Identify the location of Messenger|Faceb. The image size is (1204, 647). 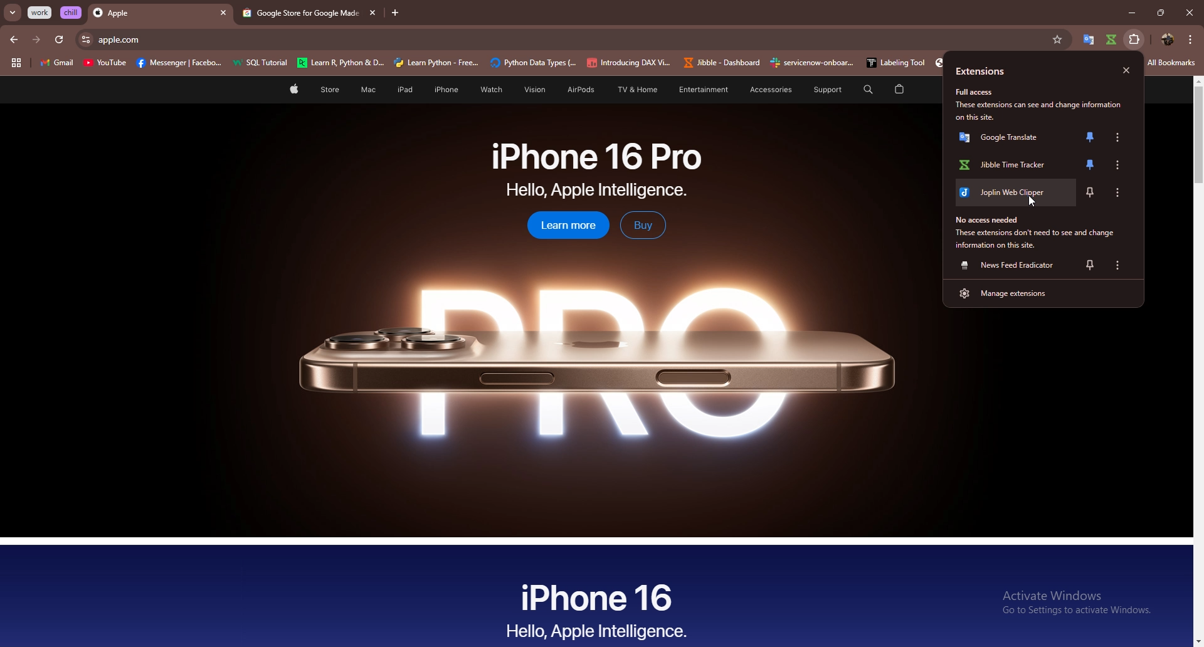
(181, 63).